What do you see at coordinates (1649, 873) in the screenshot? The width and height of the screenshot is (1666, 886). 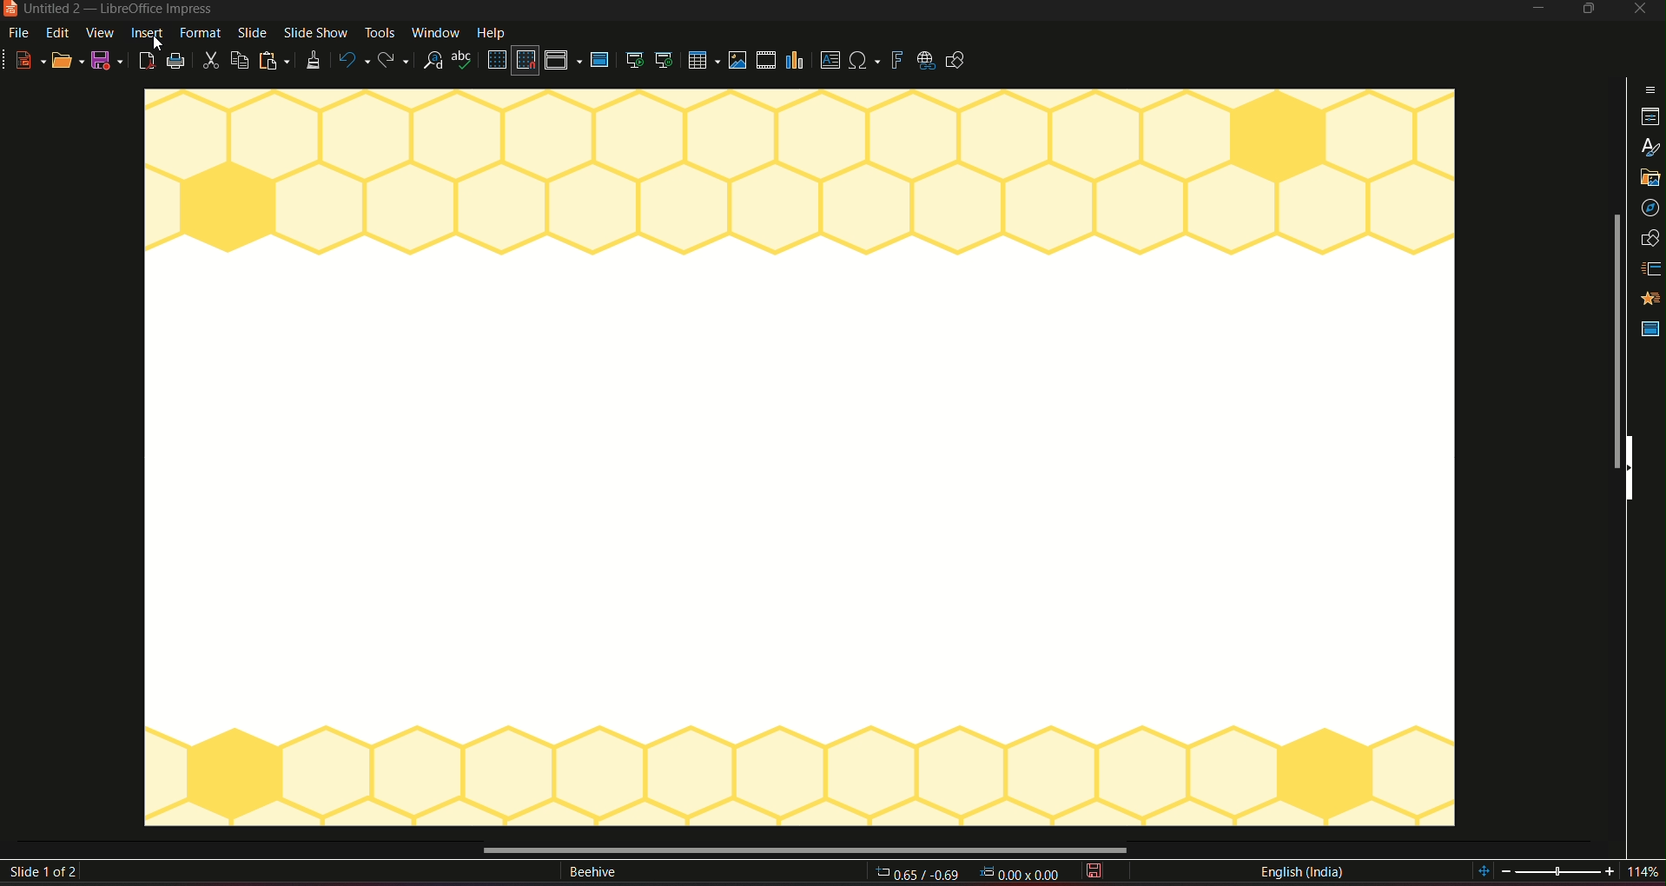 I see `current zoom` at bounding box center [1649, 873].